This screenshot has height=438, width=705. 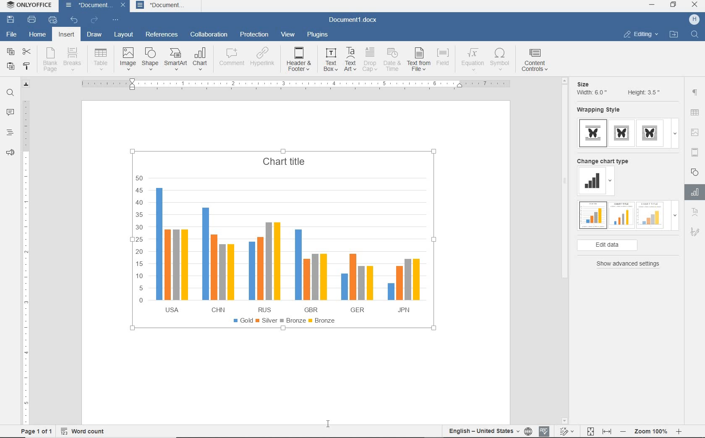 I want to click on date & time, so click(x=393, y=60).